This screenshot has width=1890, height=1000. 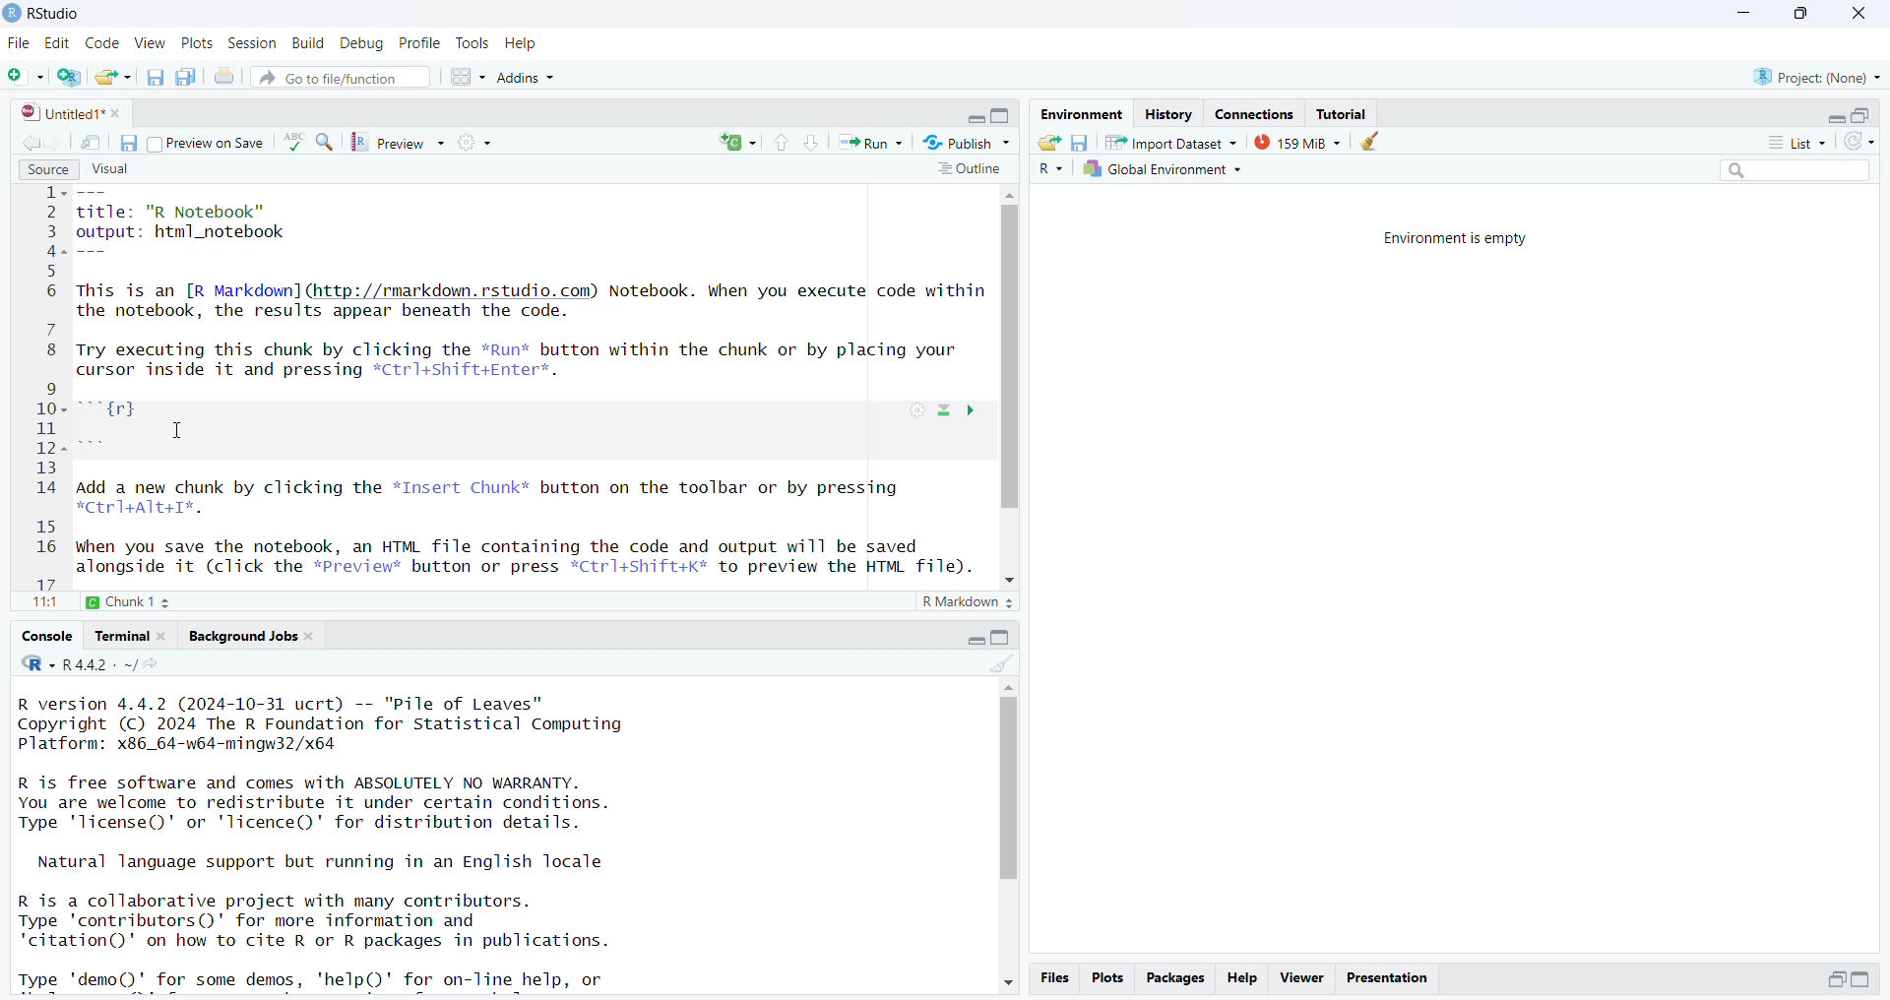 I want to click on line numbers, so click(x=52, y=387).